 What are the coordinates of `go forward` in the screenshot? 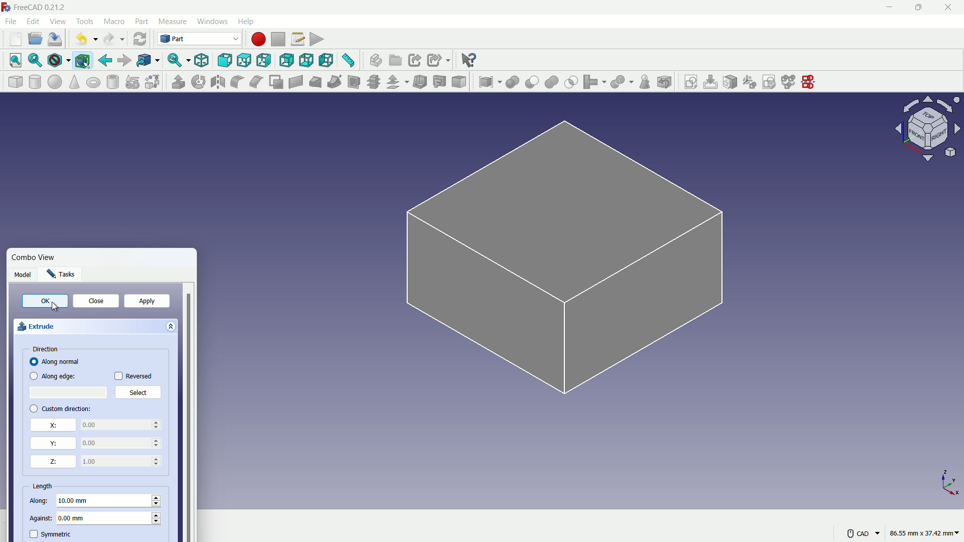 It's located at (125, 60).